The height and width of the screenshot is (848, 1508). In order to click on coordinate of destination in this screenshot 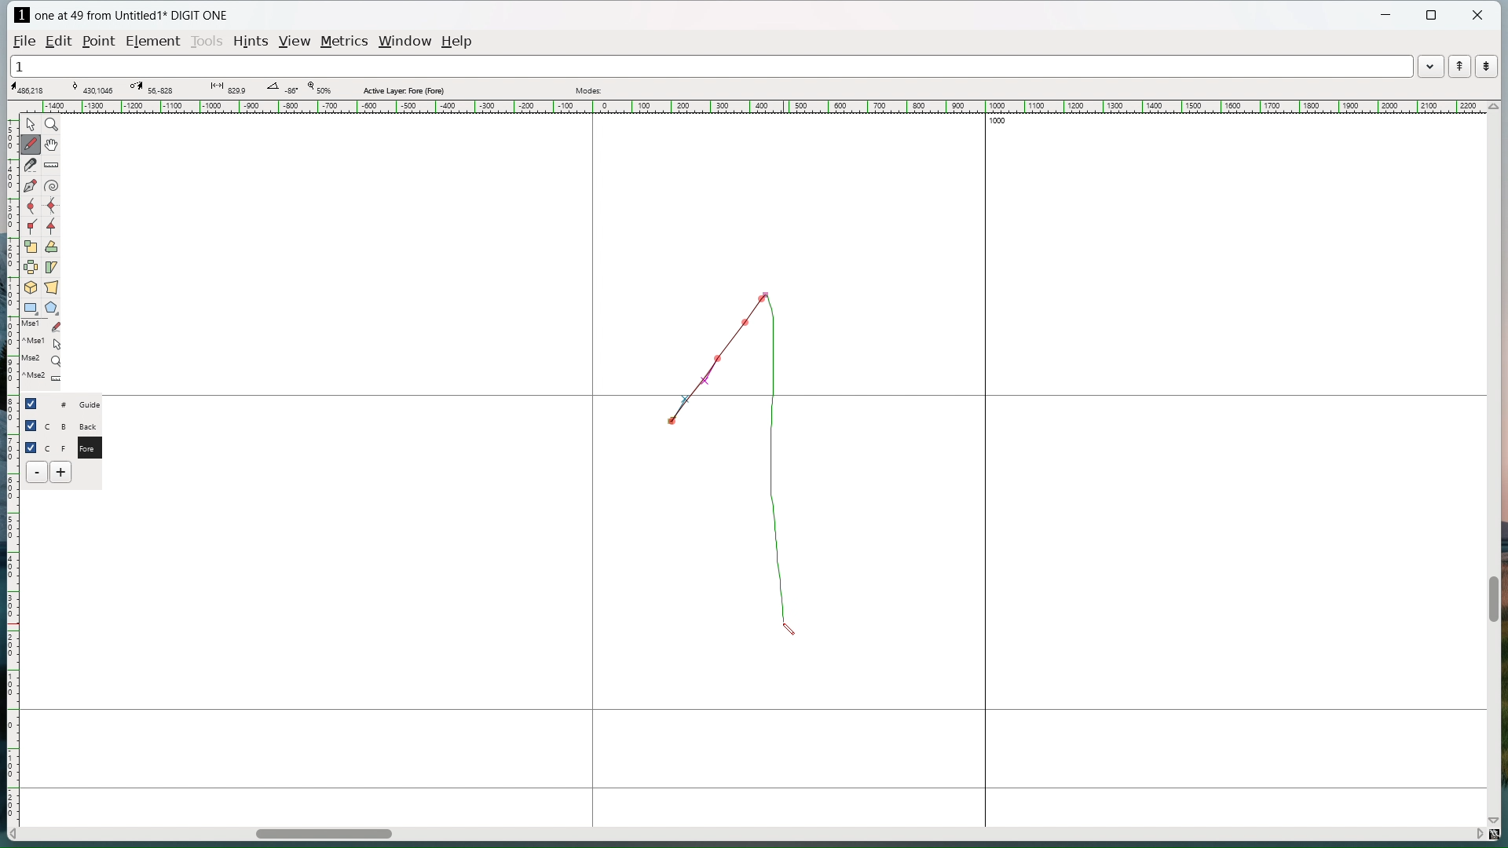, I will do `click(152, 88)`.